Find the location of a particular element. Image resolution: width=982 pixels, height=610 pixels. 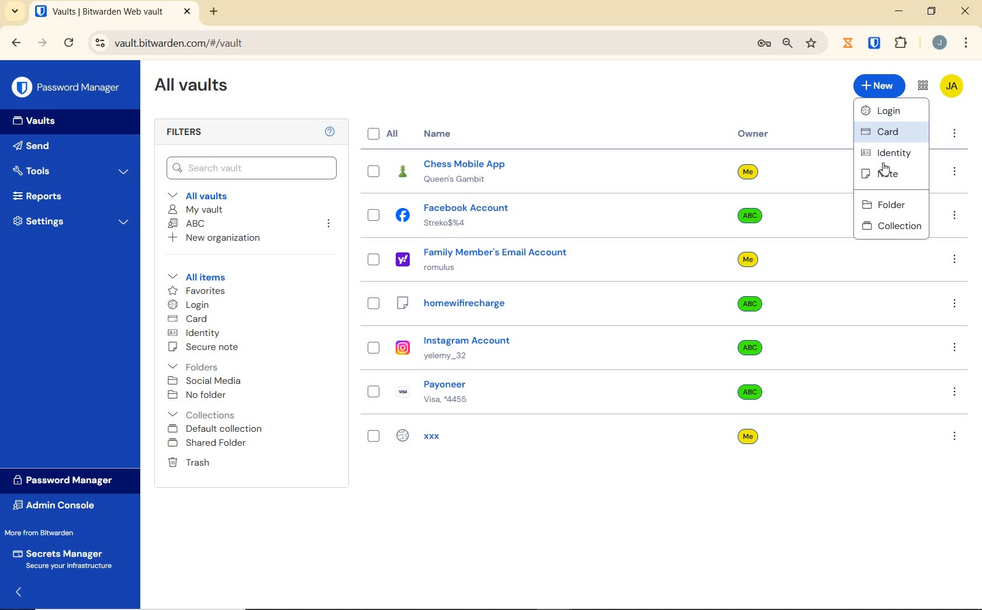

more options is located at coordinates (955, 261).